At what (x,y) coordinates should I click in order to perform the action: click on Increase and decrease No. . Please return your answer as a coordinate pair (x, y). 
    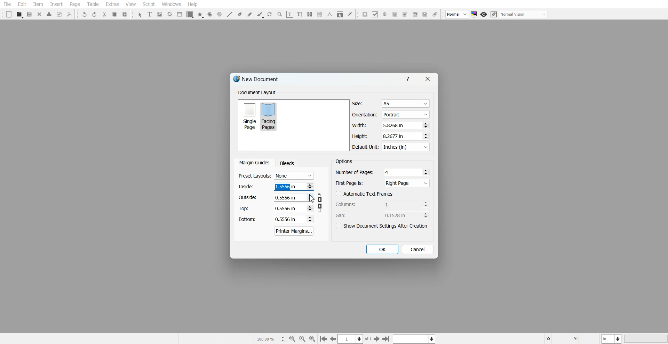
    Looking at the image, I should click on (426, 215).